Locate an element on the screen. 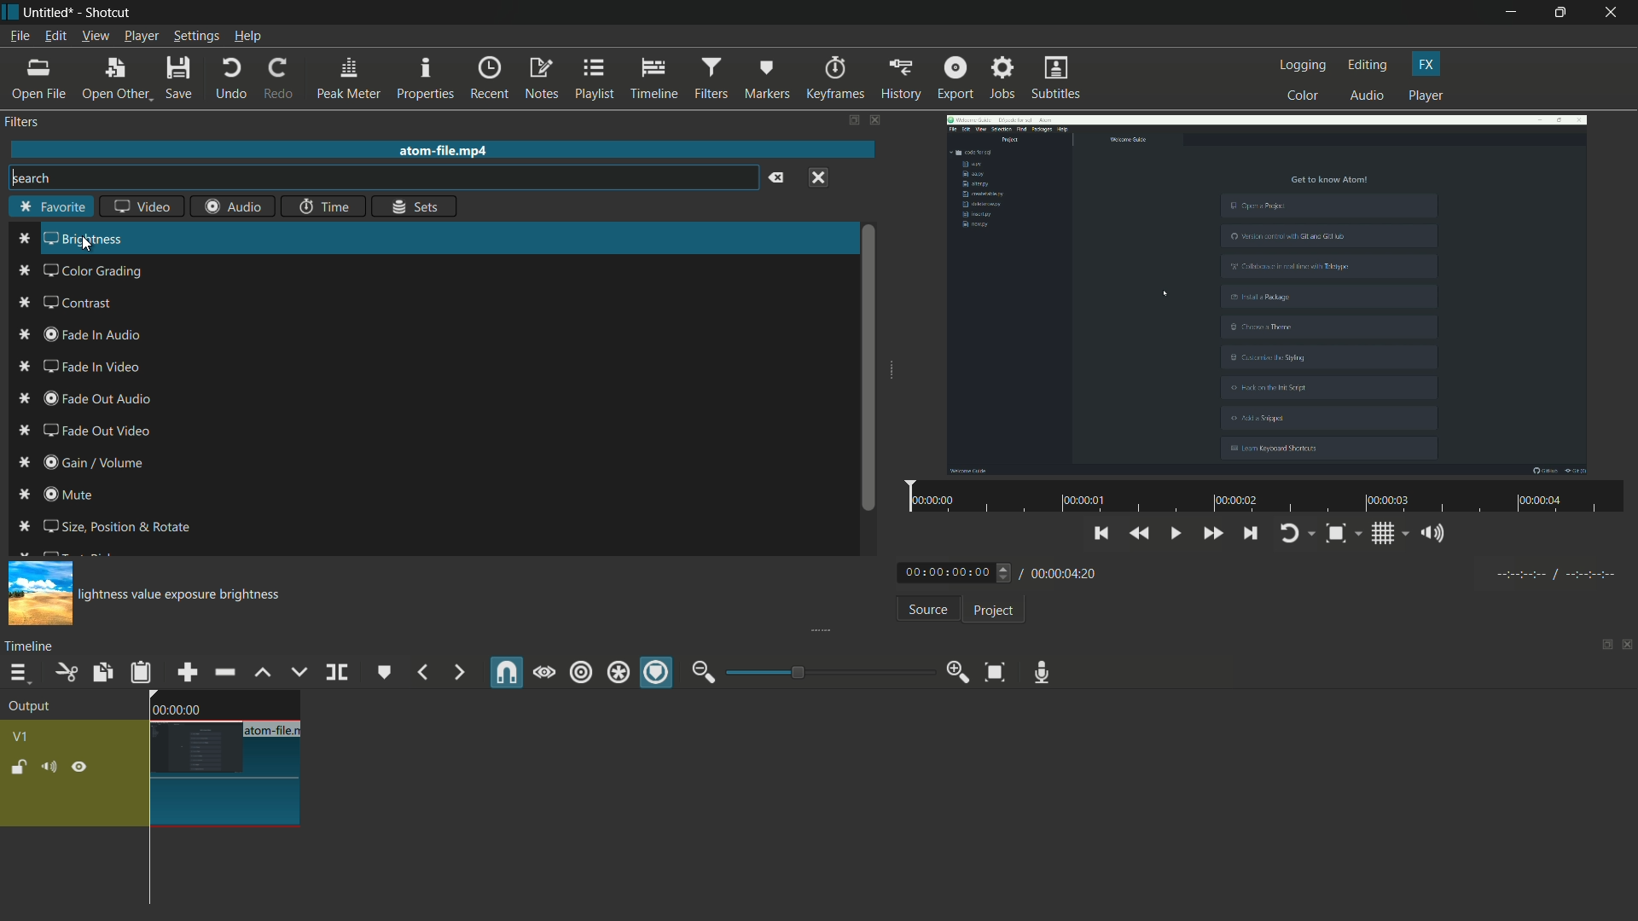  next marker is located at coordinates (456, 673).